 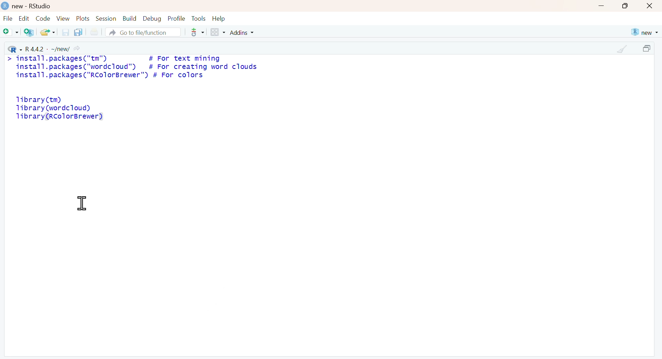 What do you see at coordinates (47, 32) in the screenshot?
I see `Open an existing file` at bounding box center [47, 32].